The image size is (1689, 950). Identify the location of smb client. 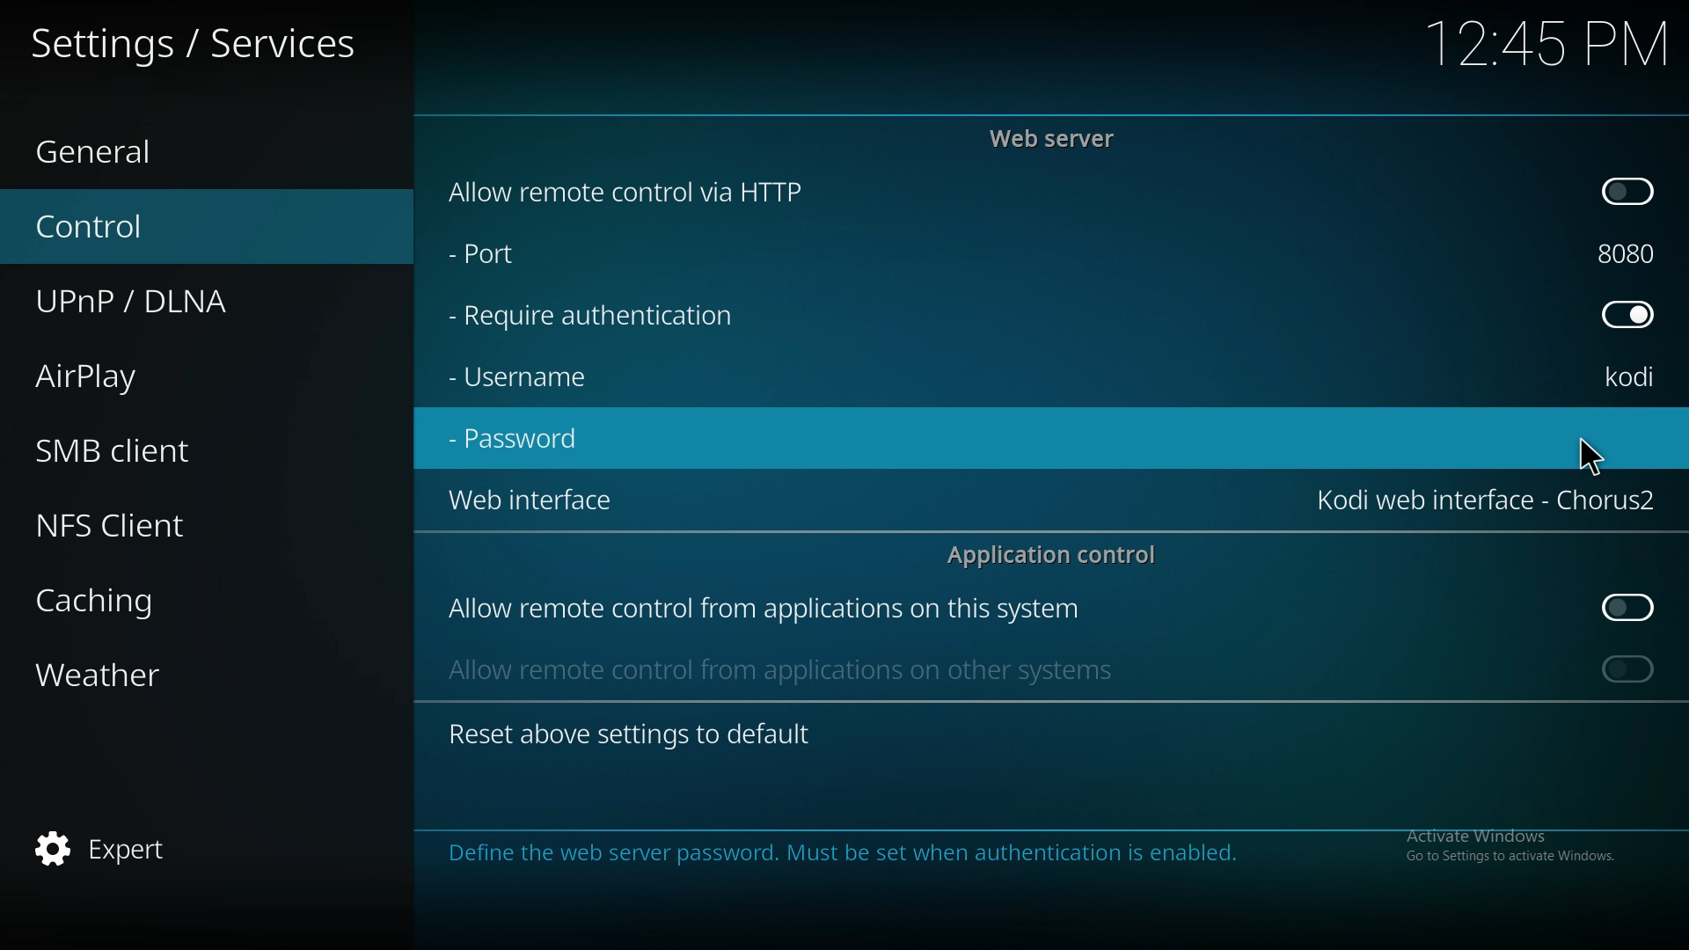
(153, 444).